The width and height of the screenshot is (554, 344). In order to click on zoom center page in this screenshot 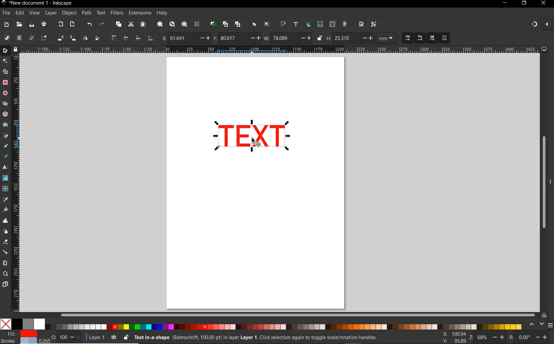, I will do `click(198, 24)`.